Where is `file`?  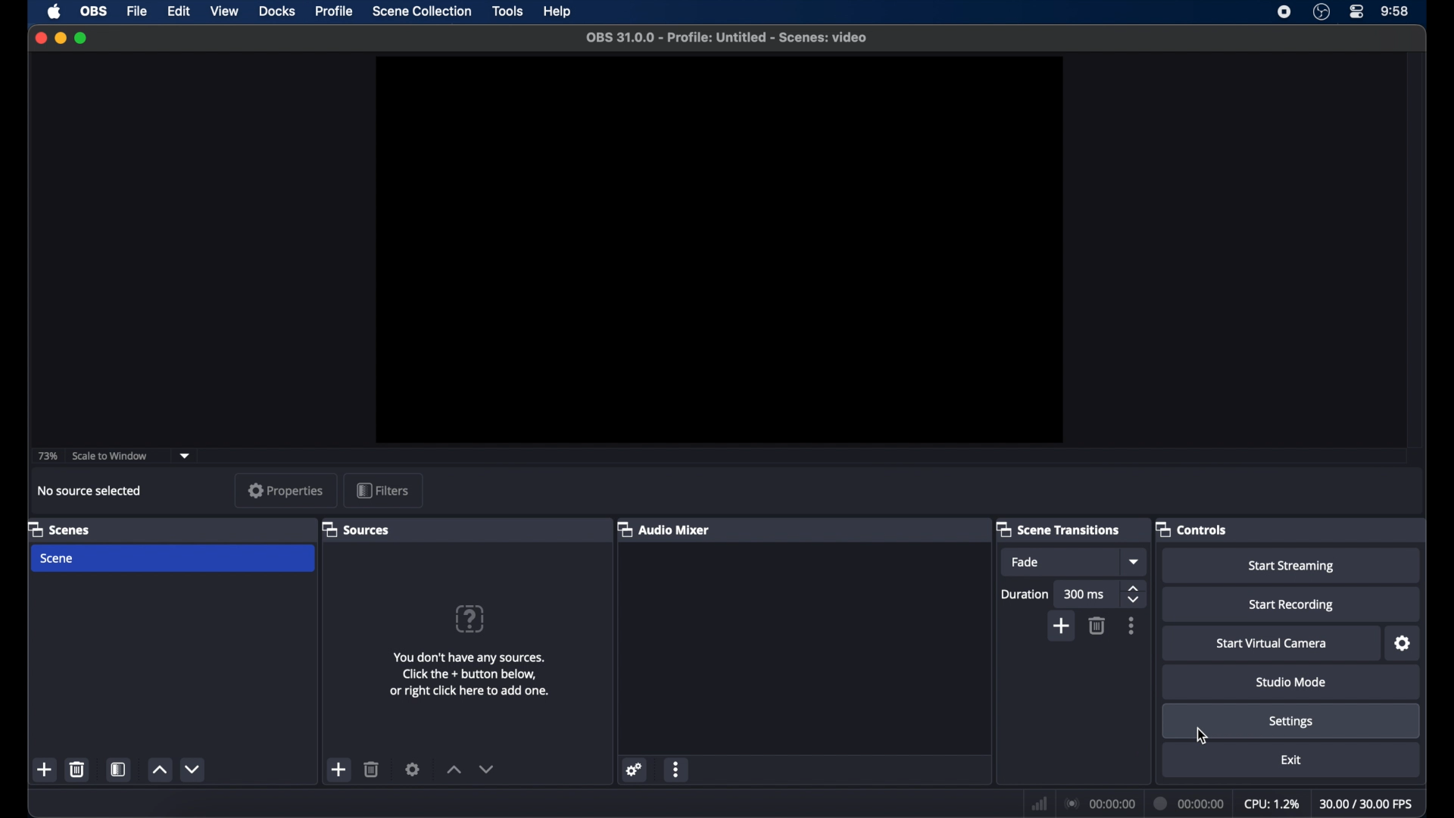
file is located at coordinates (137, 10).